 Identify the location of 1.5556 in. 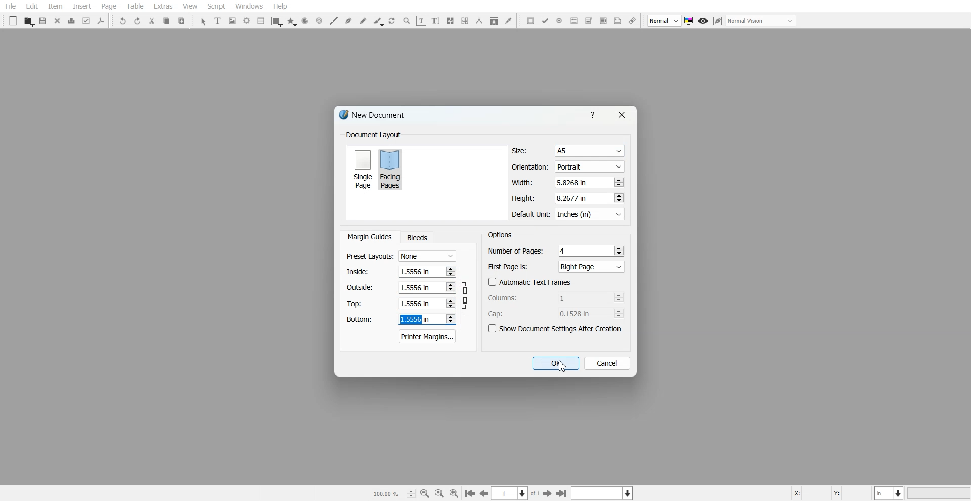
(415, 320).